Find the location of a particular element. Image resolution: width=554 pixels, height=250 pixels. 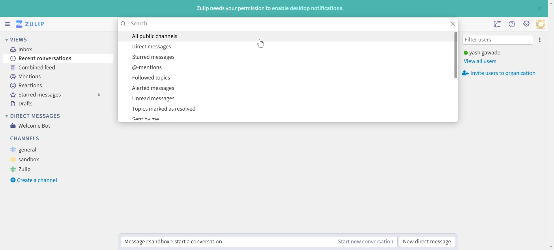

Mentions is located at coordinates (57, 76).